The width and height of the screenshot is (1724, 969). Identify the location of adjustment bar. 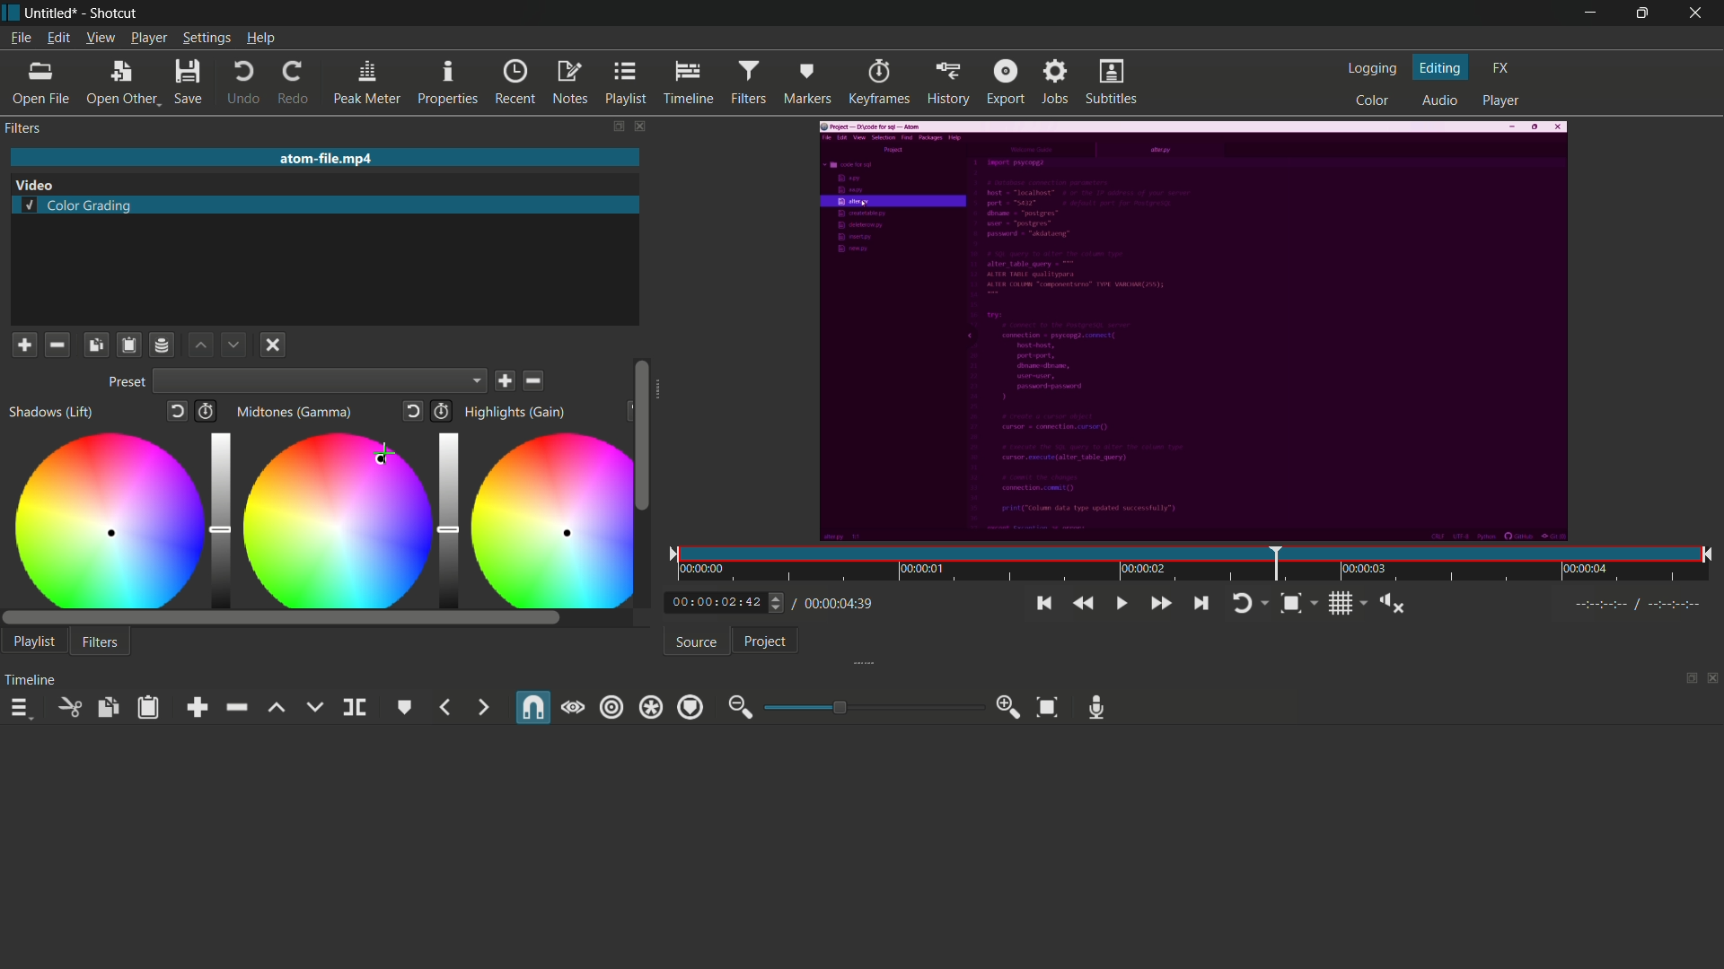
(444, 516).